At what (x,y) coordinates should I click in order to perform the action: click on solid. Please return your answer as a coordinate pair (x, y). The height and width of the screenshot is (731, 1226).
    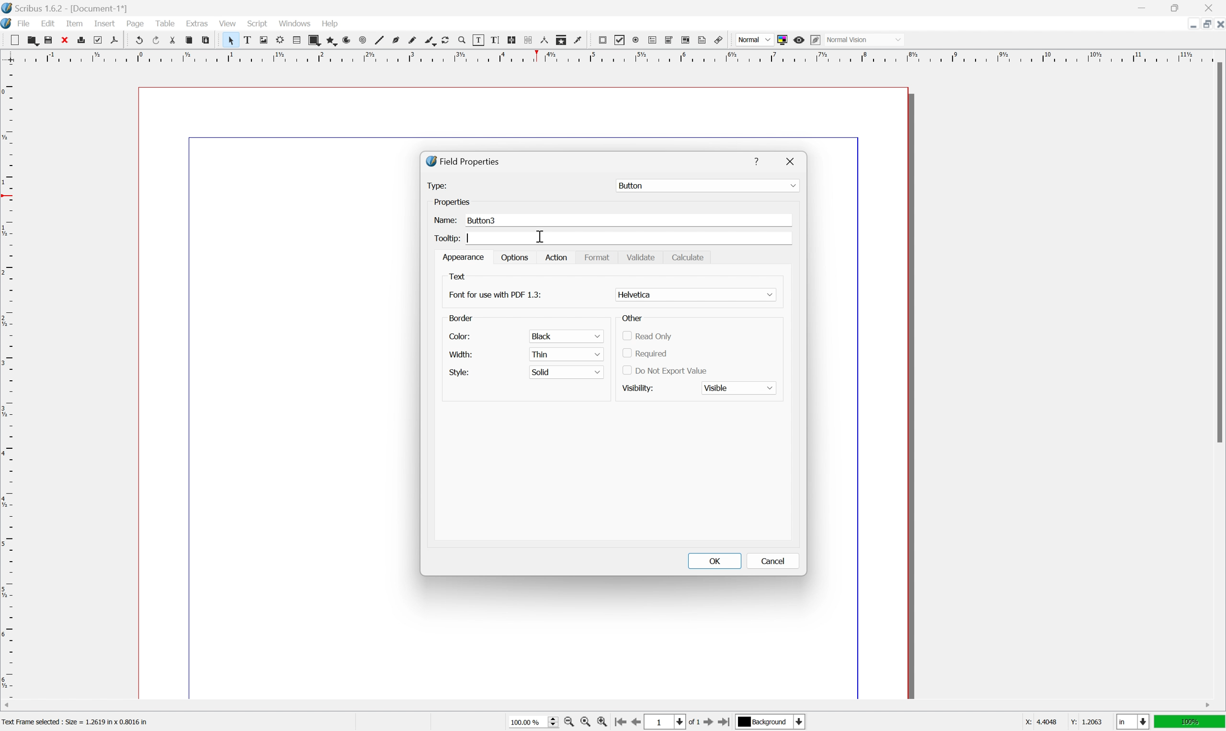
    Looking at the image, I should click on (566, 373).